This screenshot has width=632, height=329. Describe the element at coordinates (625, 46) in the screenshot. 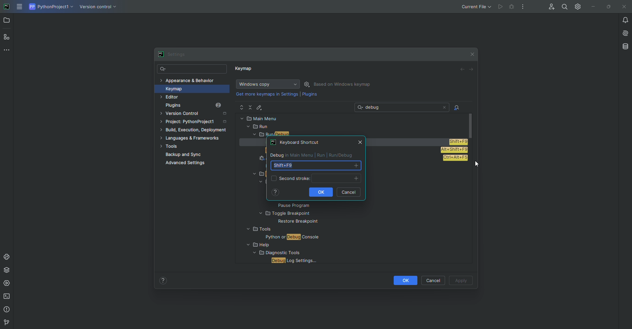

I see `Database` at that location.